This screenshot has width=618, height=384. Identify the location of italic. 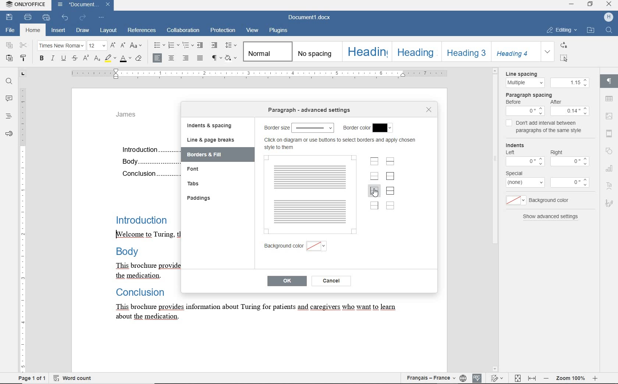
(53, 59).